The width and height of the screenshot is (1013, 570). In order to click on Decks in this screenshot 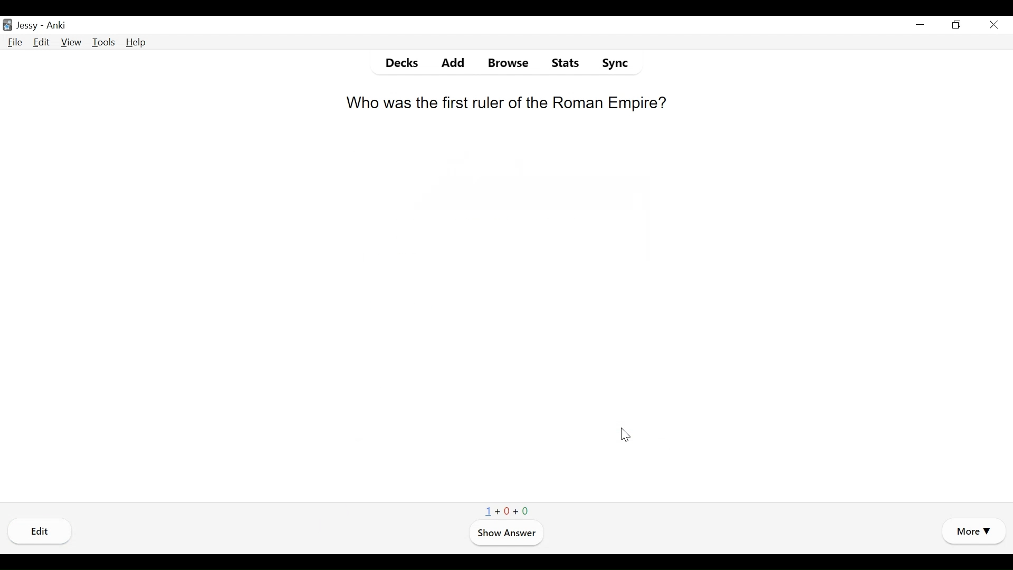, I will do `click(397, 62)`.